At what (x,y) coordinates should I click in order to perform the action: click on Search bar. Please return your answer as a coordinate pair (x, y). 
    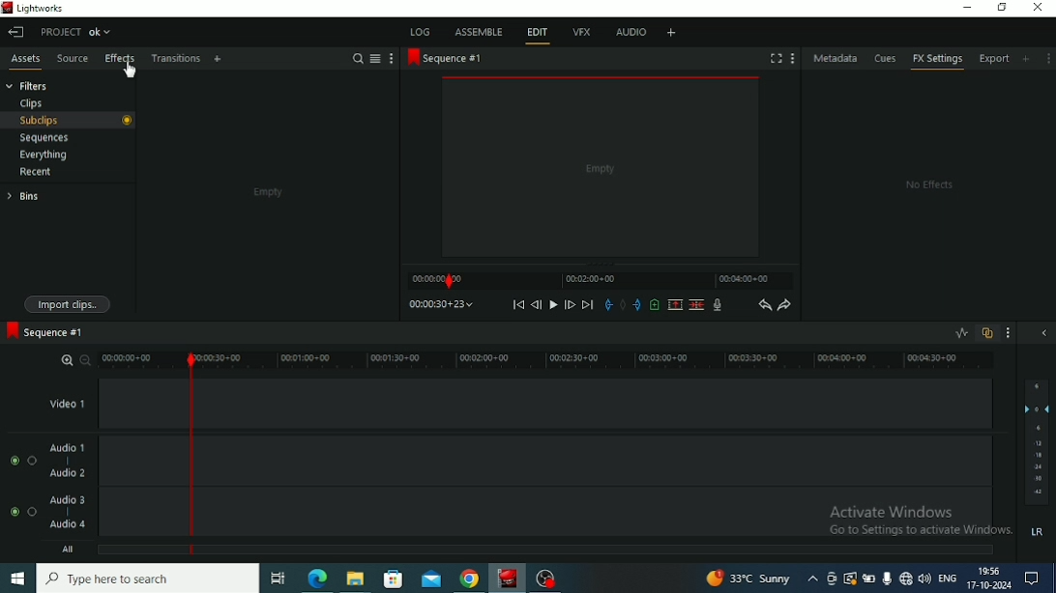
    Looking at the image, I should click on (151, 579).